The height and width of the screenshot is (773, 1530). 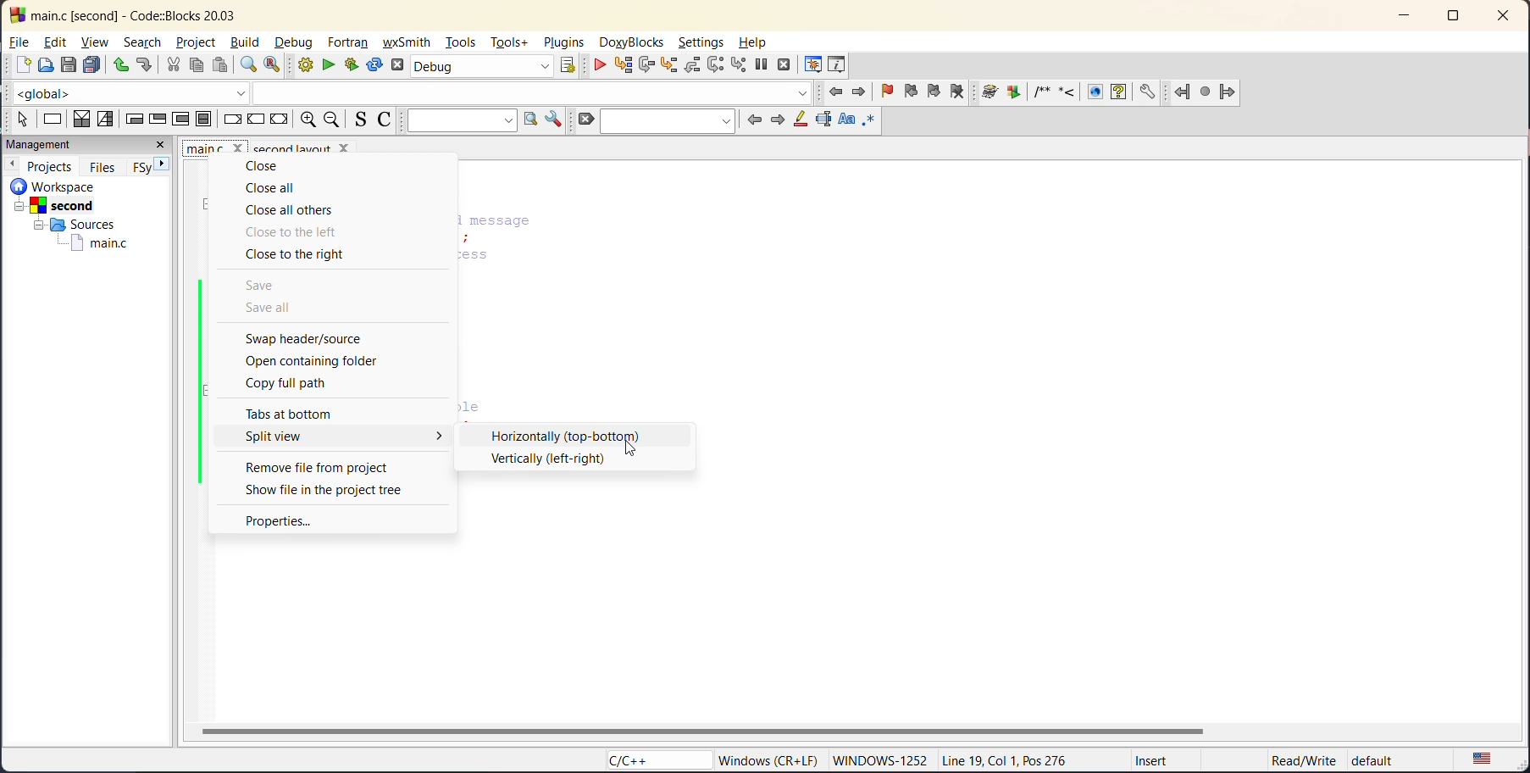 What do you see at coordinates (374, 66) in the screenshot?
I see `rebuild` at bounding box center [374, 66].